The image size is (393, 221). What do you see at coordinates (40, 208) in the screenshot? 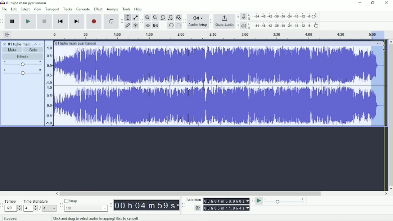
I see `/` at bounding box center [40, 208].